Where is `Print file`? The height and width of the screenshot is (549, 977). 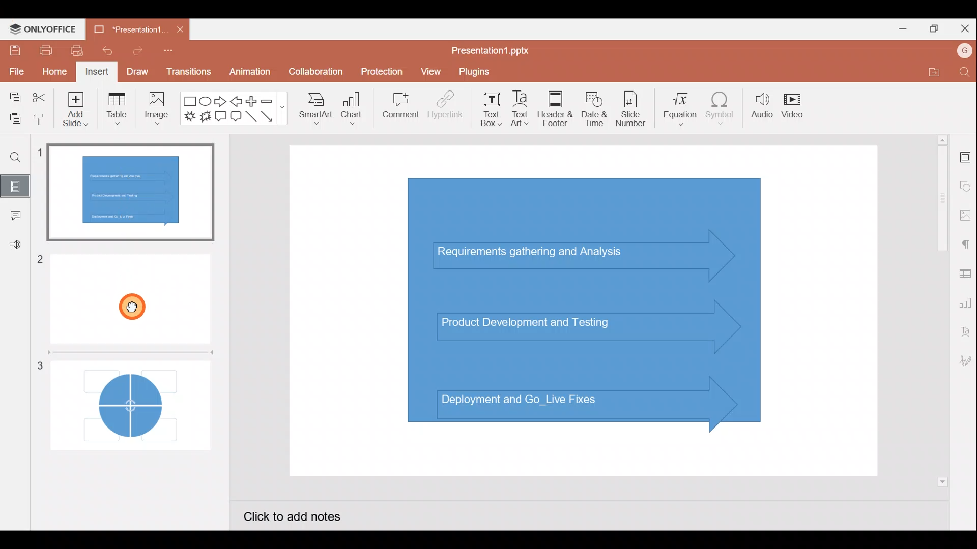
Print file is located at coordinates (42, 51).